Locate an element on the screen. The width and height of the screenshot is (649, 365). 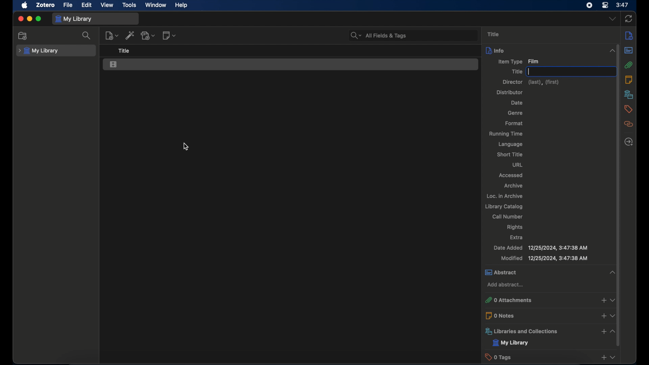
new collection is located at coordinates (23, 36).